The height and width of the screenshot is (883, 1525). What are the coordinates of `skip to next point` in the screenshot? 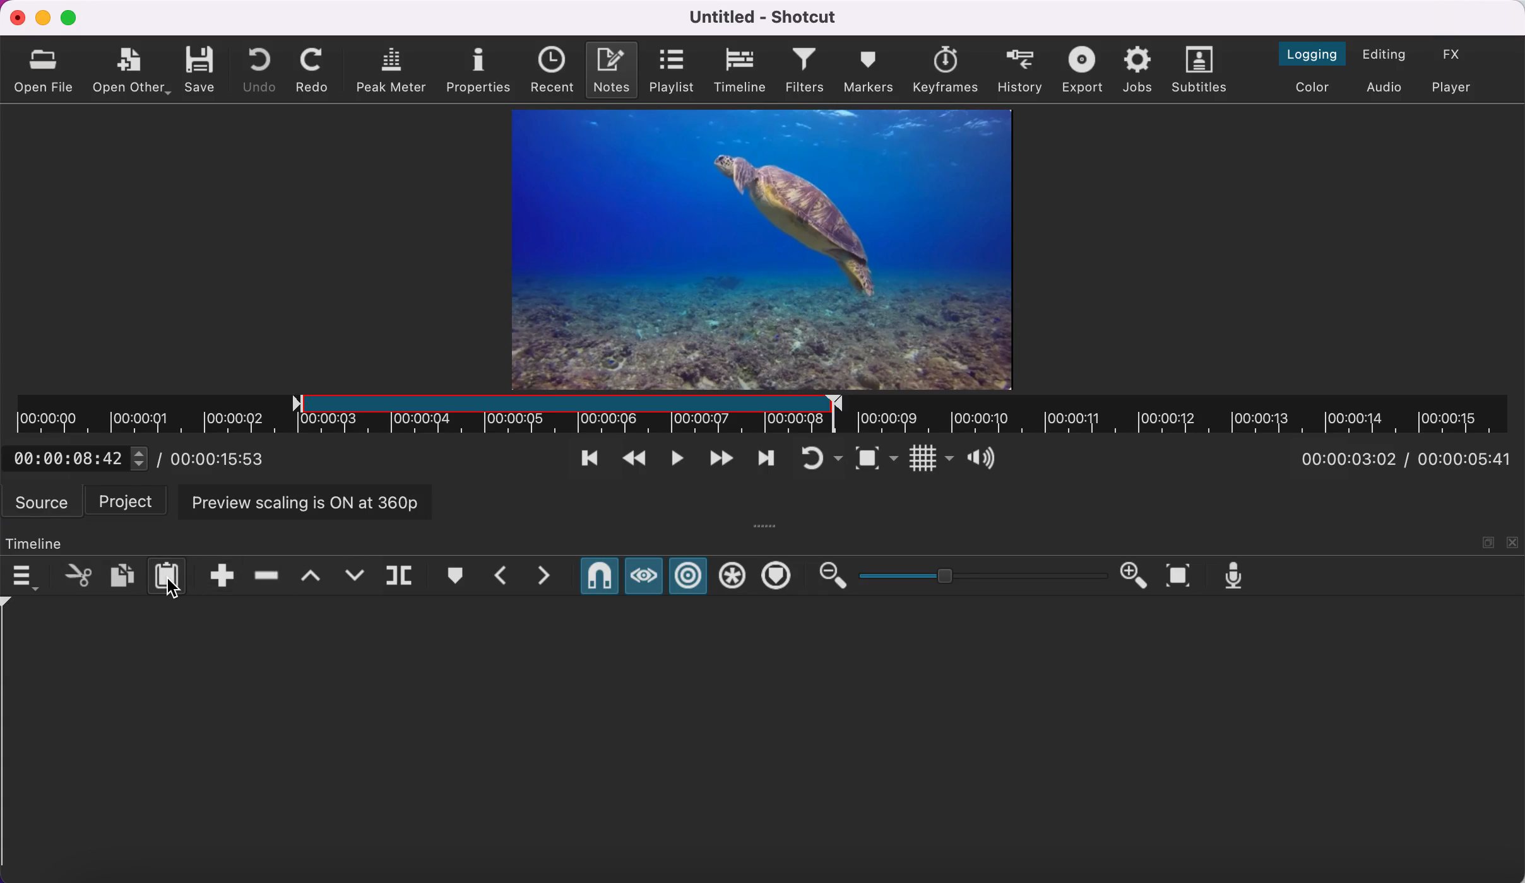 It's located at (766, 459).